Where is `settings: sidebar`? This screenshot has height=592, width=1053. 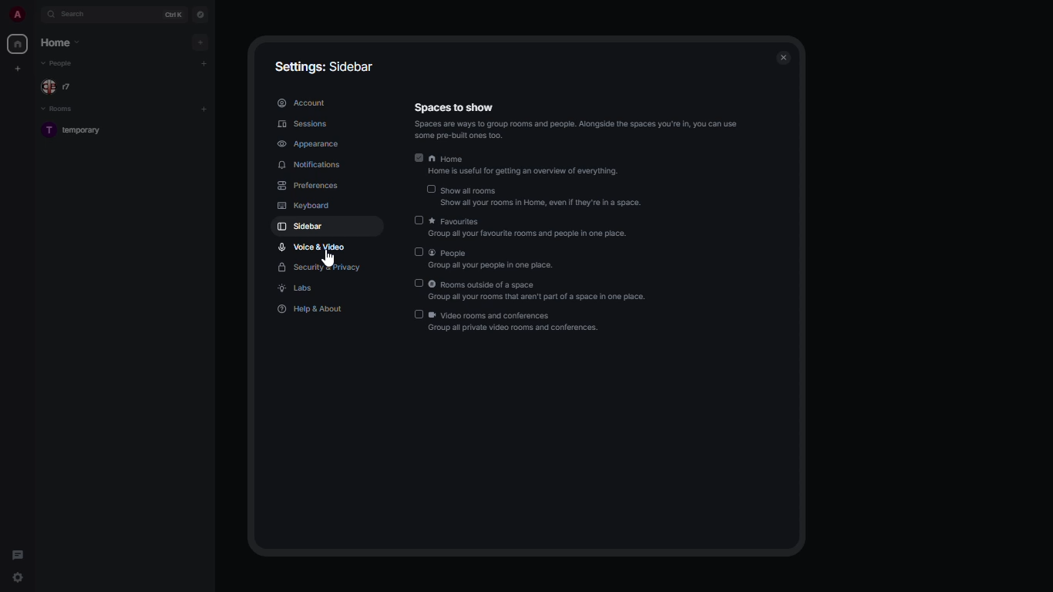
settings: sidebar is located at coordinates (325, 67).